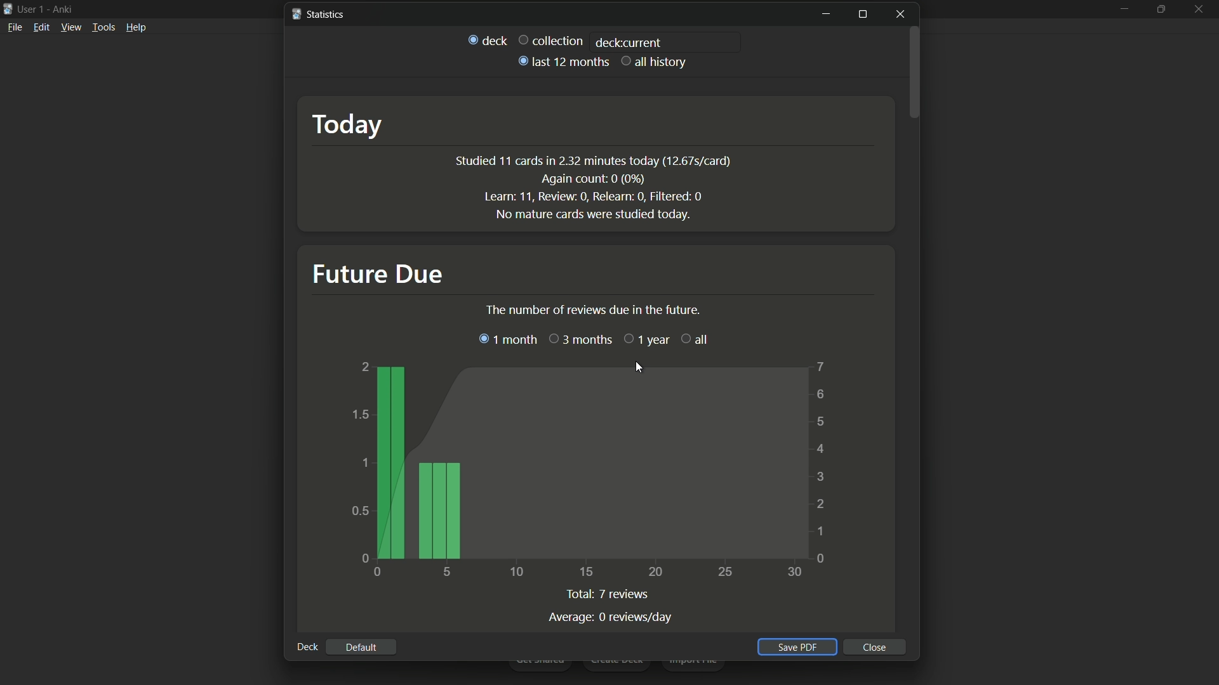  What do you see at coordinates (104, 27) in the screenshot?
I see `tools menu` at bounding box center [104, 27].